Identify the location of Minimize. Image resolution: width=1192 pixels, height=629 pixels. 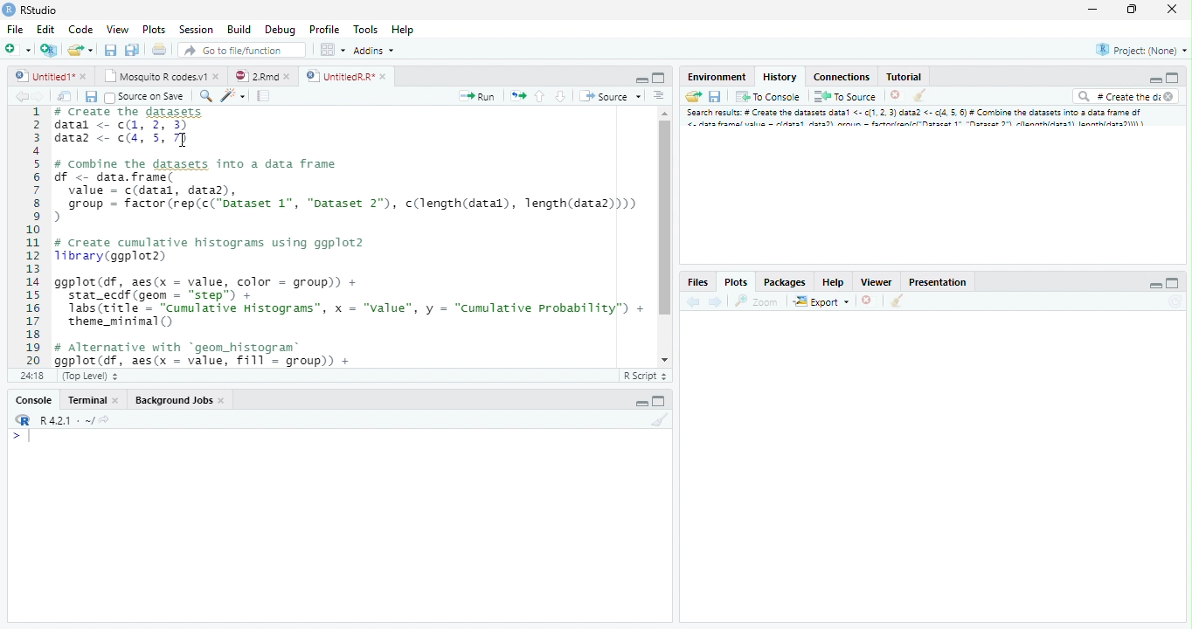
(641, 403).